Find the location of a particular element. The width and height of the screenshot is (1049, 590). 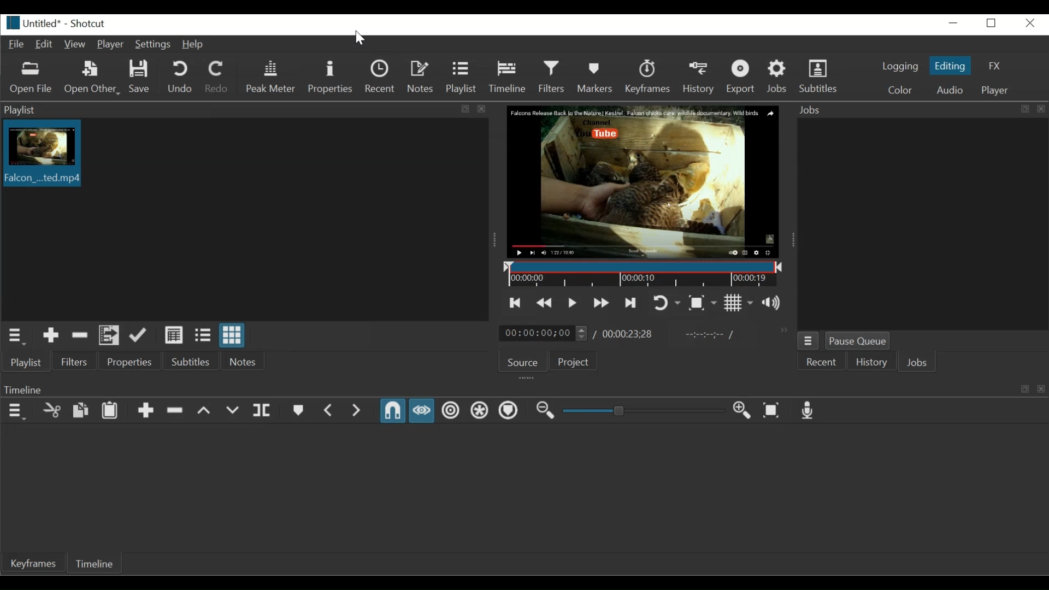

00:00:00:00(Current position) is located at coordinates (543, 333).